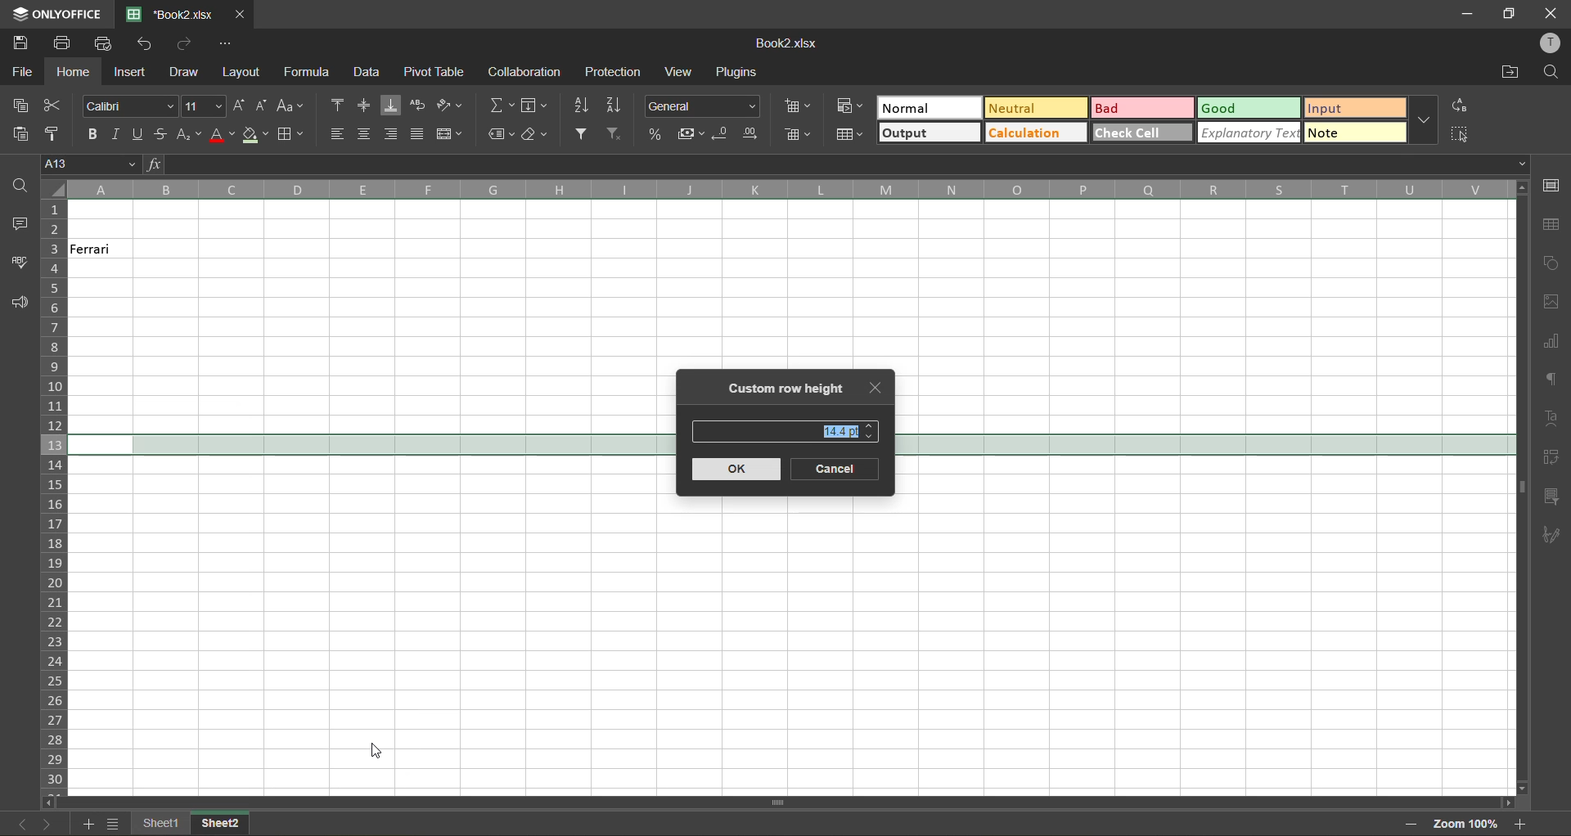 The width and height of the screenshot is (1571, 836). I want to click on previous, so click(16, 821).